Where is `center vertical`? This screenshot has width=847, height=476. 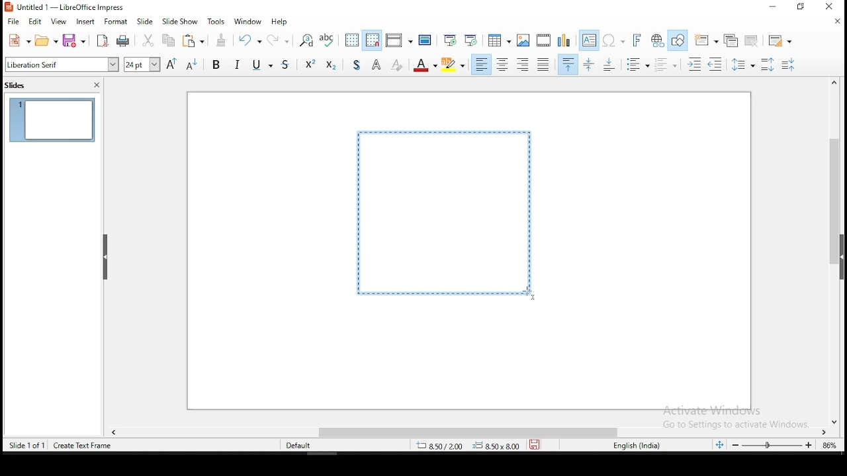
center vertical is located at coordinates (590, 65).